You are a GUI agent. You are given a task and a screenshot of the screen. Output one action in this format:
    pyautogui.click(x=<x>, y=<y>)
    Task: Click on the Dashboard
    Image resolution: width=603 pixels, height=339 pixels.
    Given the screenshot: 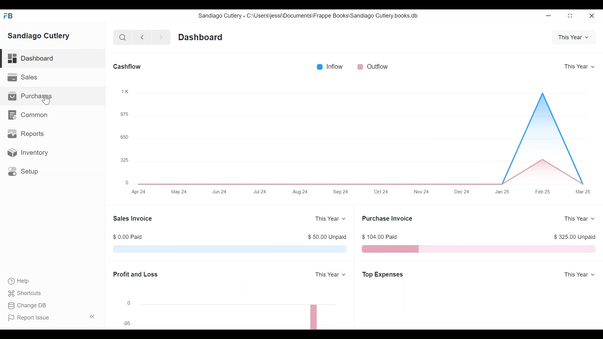 What is the action you would take?
    pyautogui.click(x=205, y=38)
    